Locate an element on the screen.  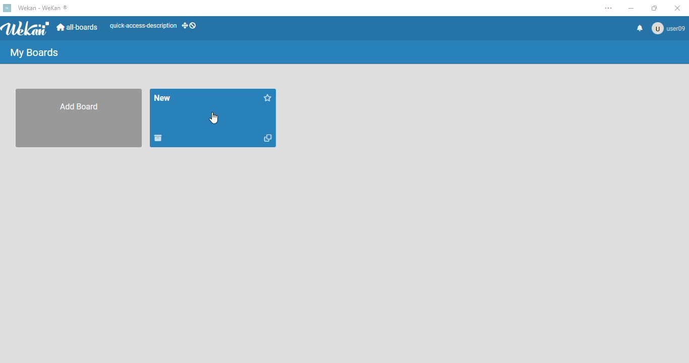
move to archive is located at coordinates (158, 138).